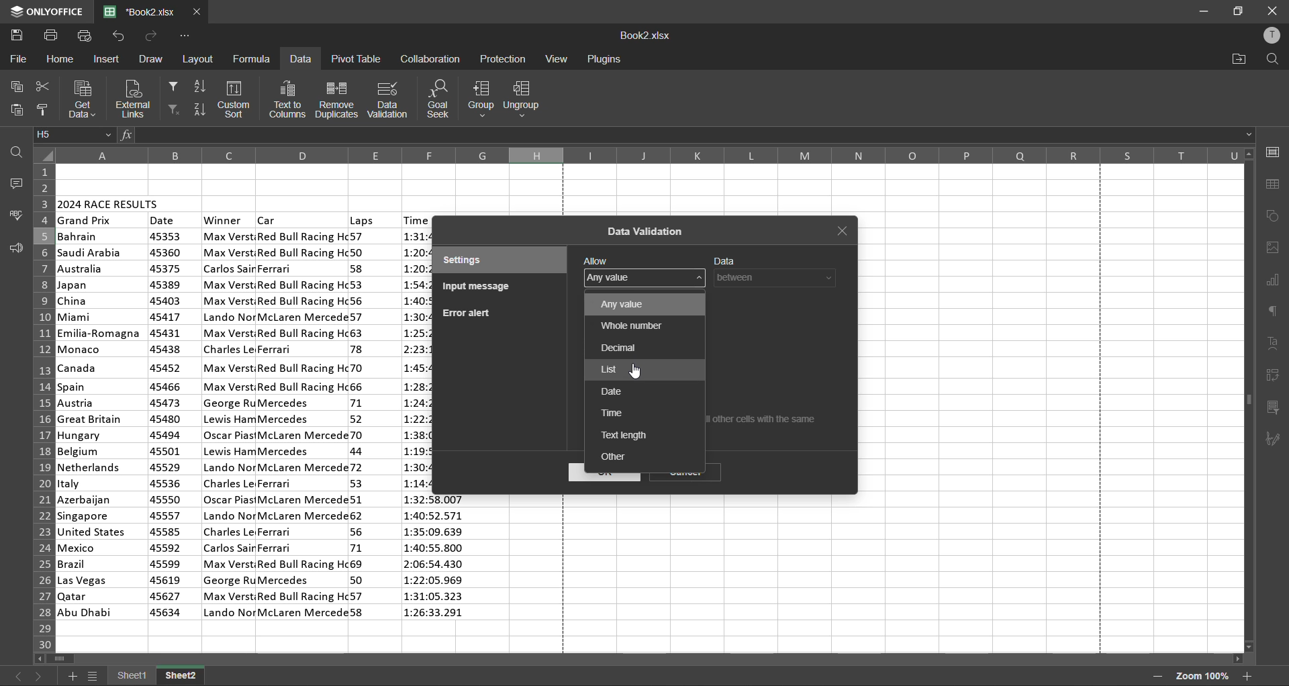 The image size is (1289, 686). Describe the element at coordinates (360, 426) in the screenshot. I see `laps` at that location.